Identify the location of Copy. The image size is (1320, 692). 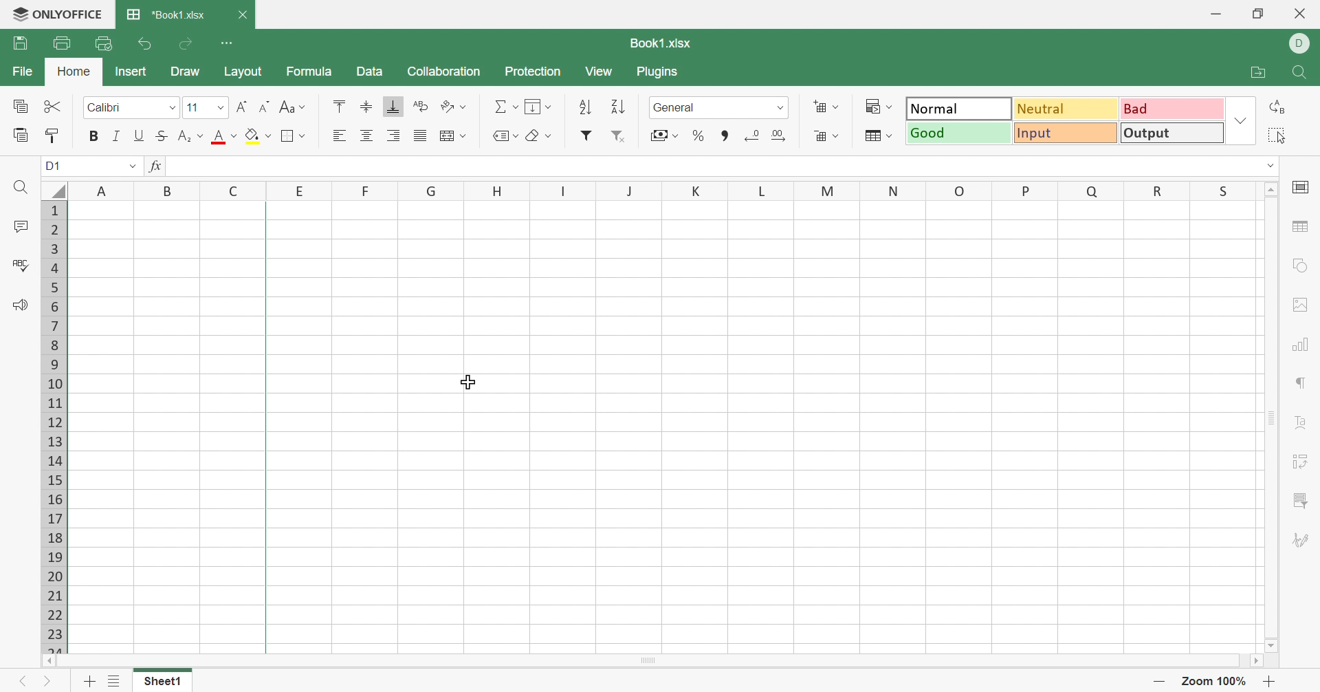
(21, 105).